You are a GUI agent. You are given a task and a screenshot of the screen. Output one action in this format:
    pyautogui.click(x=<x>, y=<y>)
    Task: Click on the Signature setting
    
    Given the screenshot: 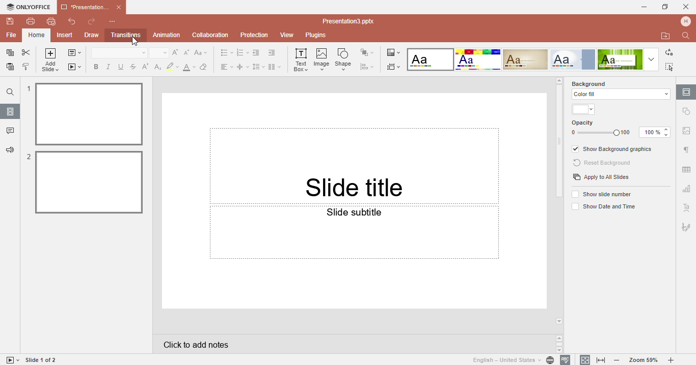 What is the action you would take?
    pyautogui.click(x=686, y=225)
    